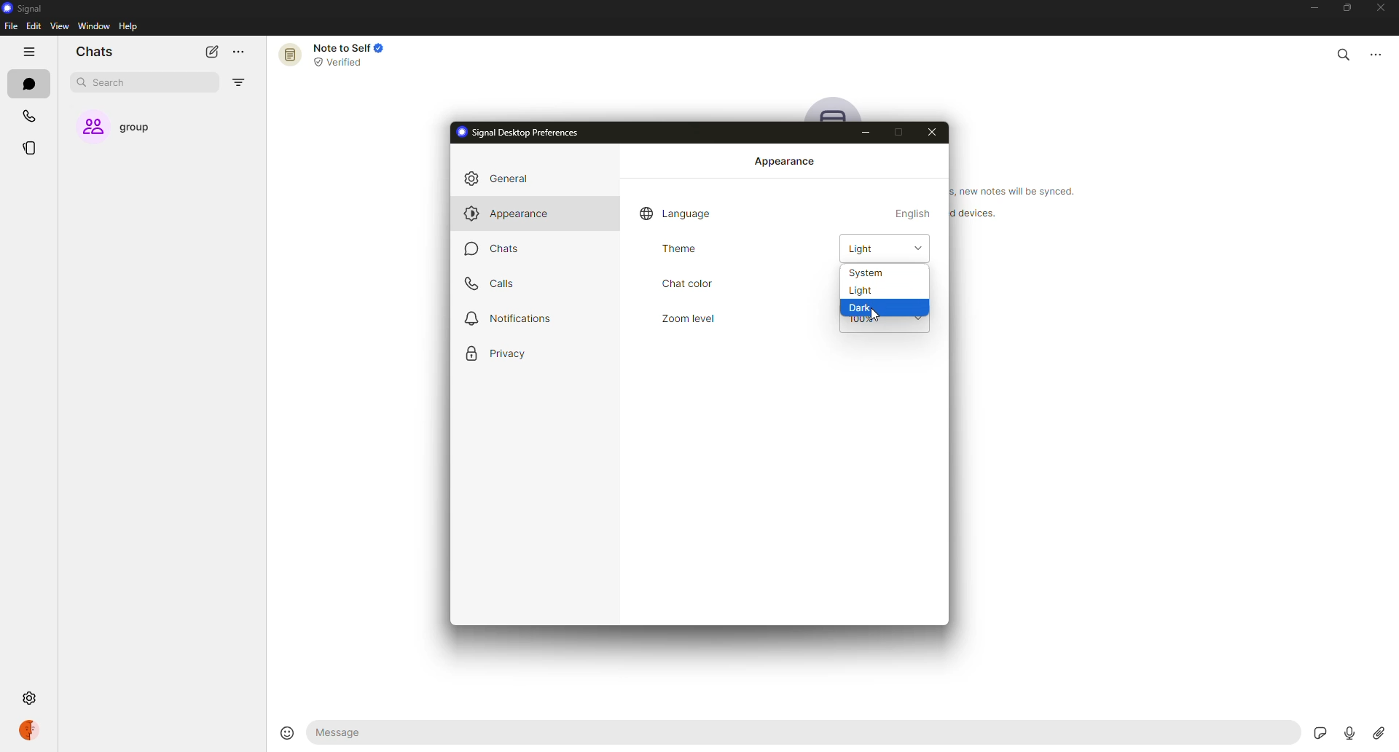 The image size is (1399, 752). What do you see at coordinates (33, 85) in the screenshot?
I see `chats` at bounding box center [33, 85].